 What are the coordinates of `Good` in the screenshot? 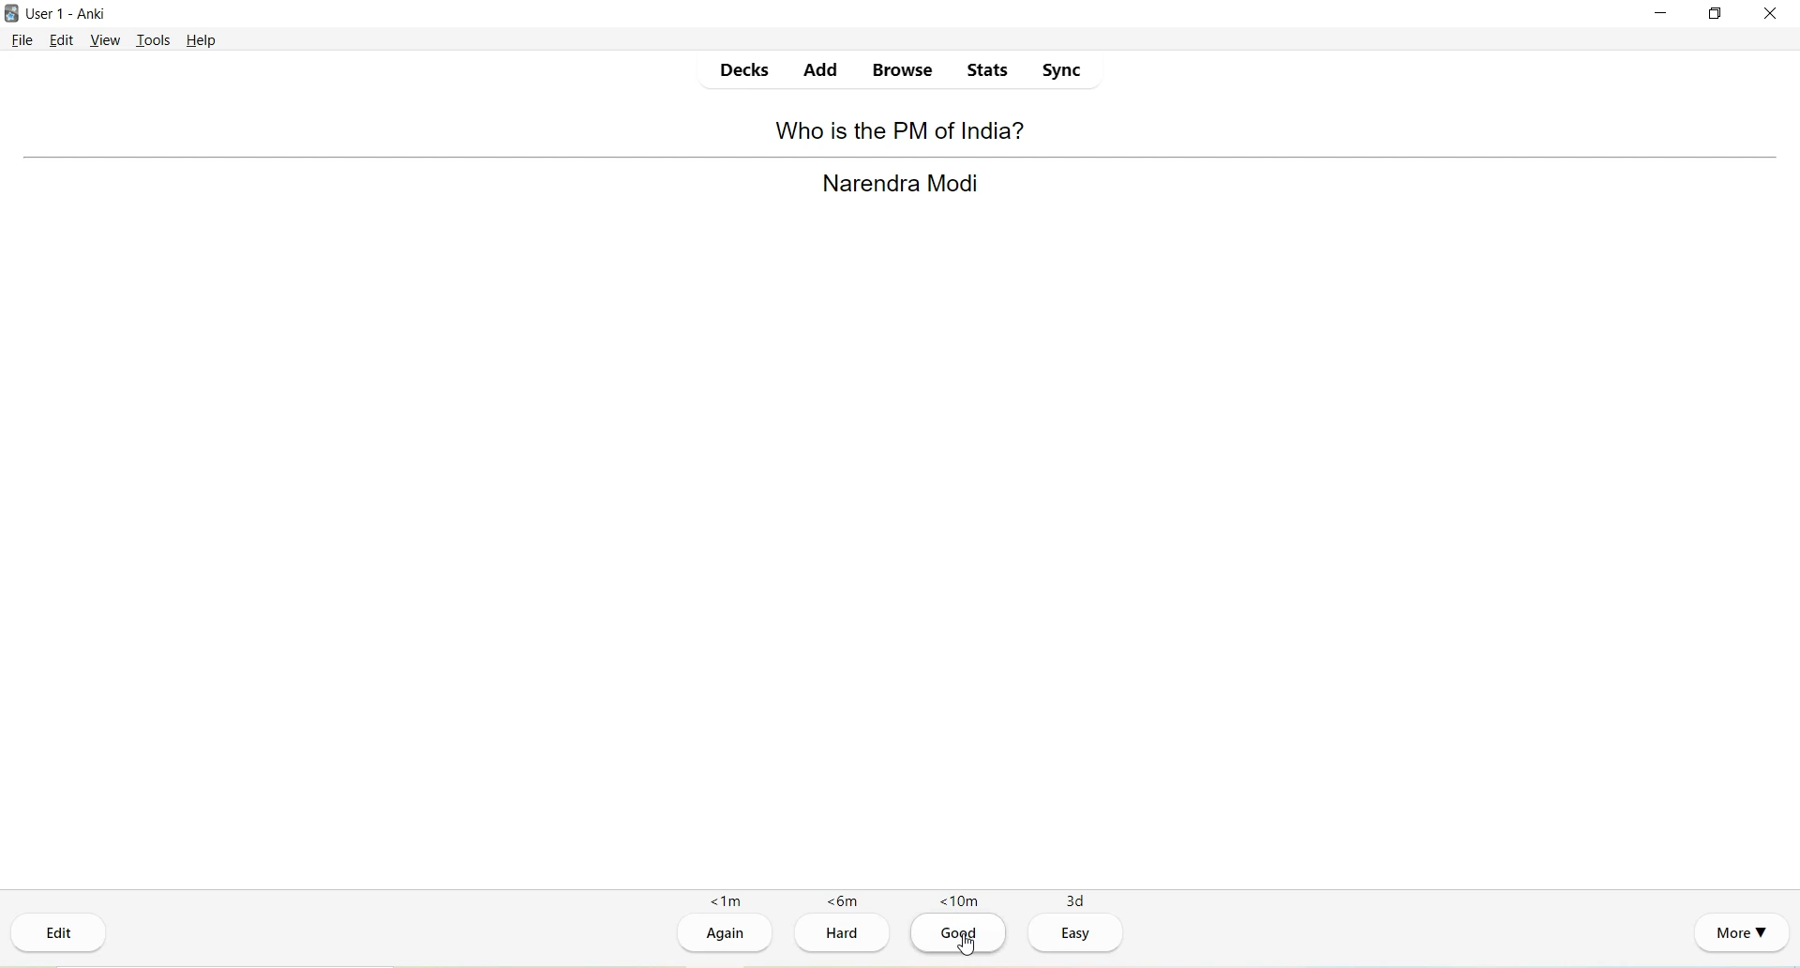 It's located at (959, 936).